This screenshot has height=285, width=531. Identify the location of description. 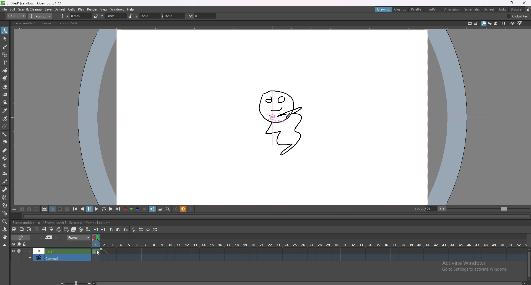
(45, 23).